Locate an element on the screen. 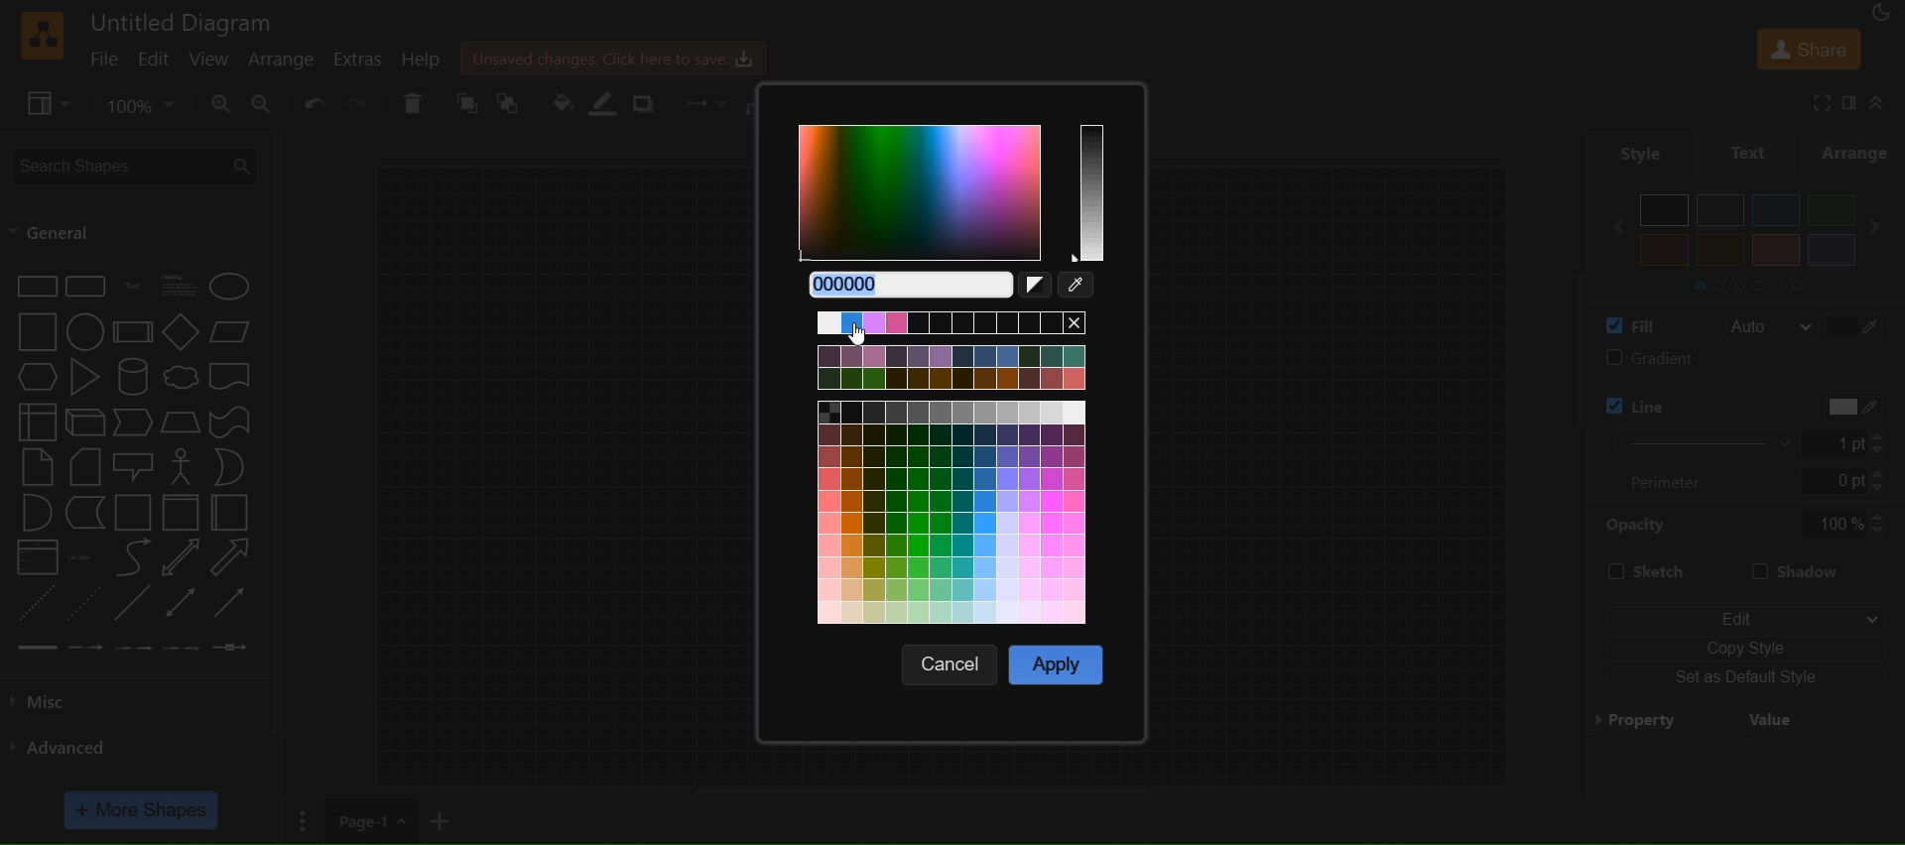  zoom is located at coordinates (143, 103).